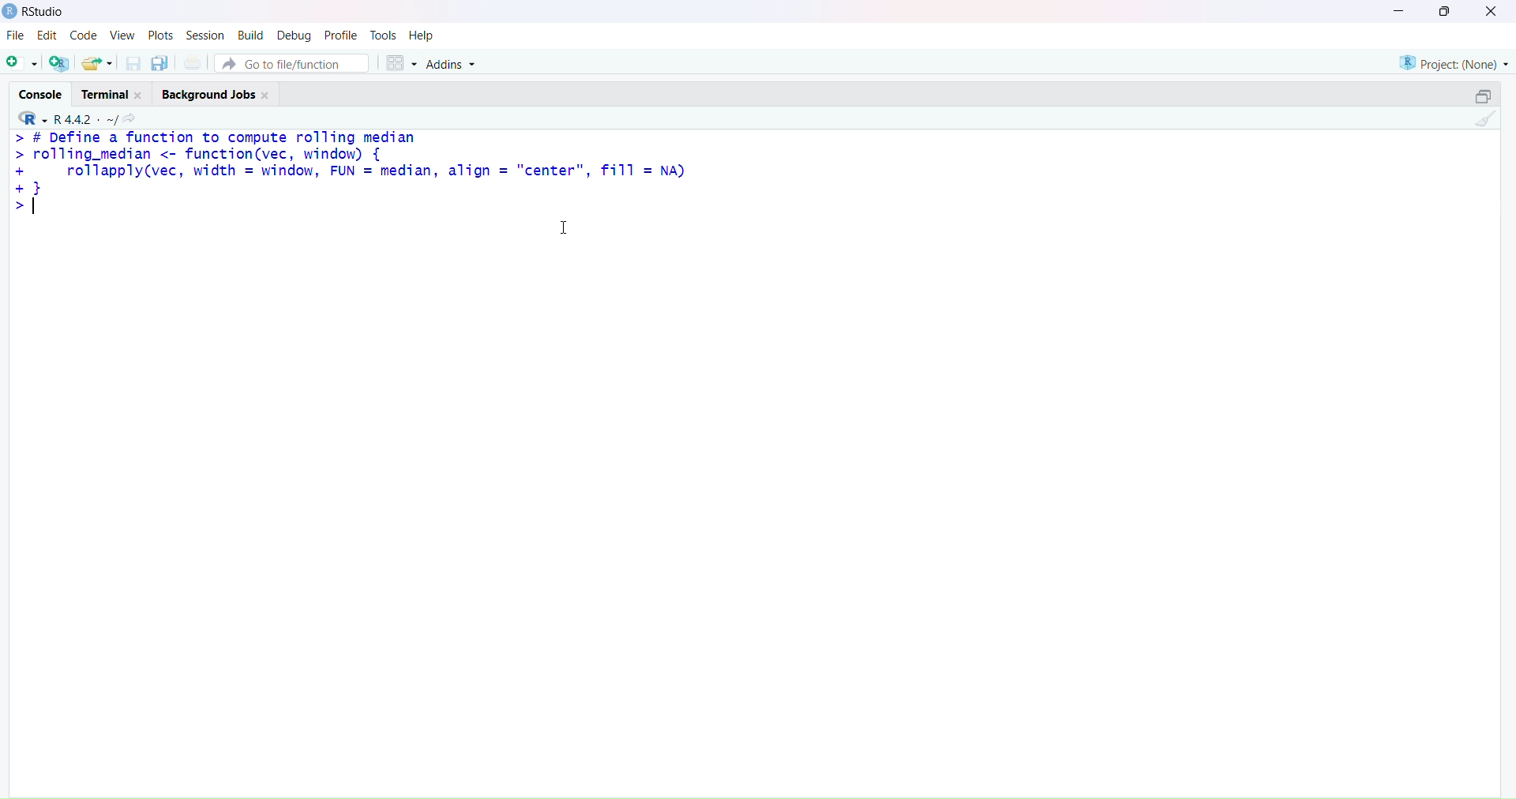 Image resolution: width=1516 pixels, height=799 pixels. I want to click on addins, so click(450, 65).